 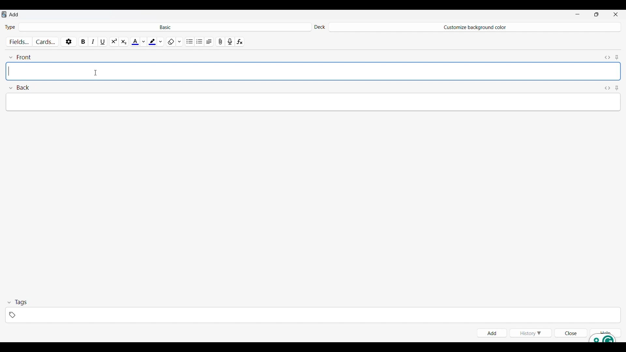 What do you see at coordinates (4, 14) in the screenshot?
I see `Software logo` at bounding box center [4, 14].